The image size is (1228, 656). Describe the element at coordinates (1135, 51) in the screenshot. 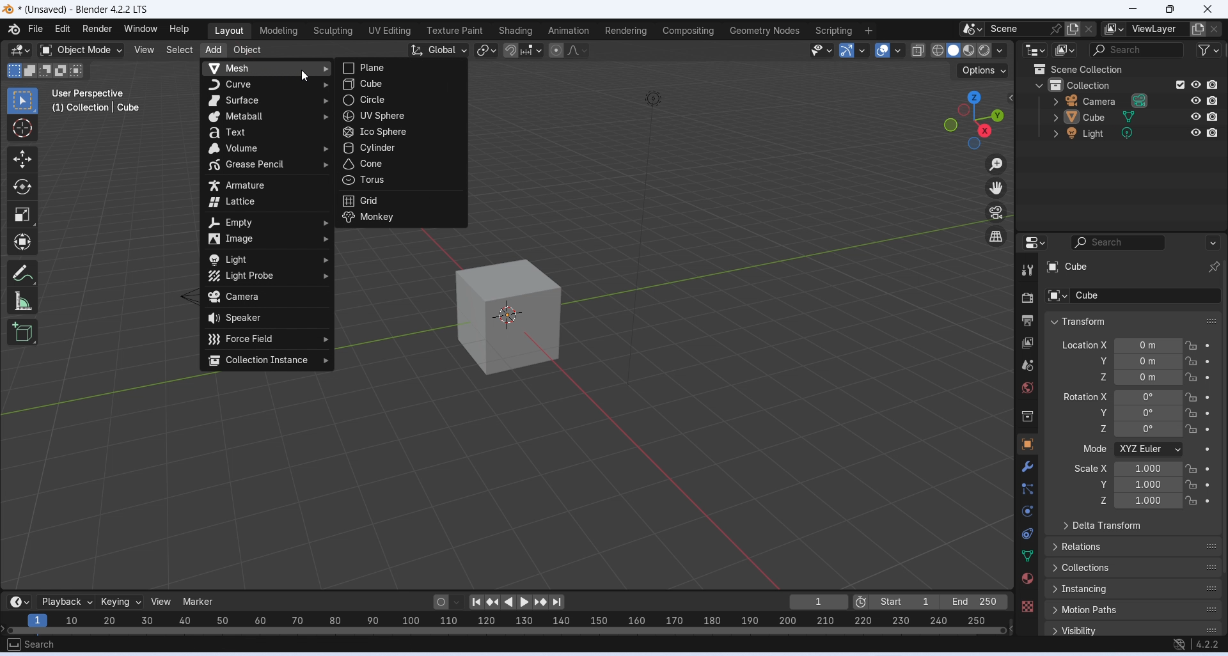

I see `display filter` at that location.